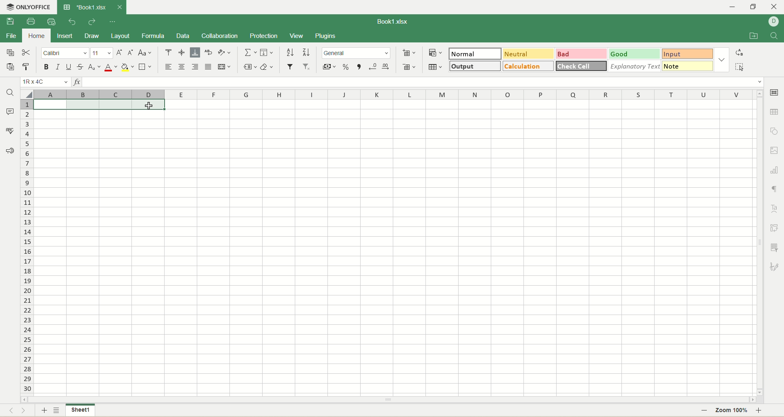 The image size is (784, 417). What do you see at coordinates (10, 53) in the screenshot?
I see `copy` at bounding box center [10, 53].